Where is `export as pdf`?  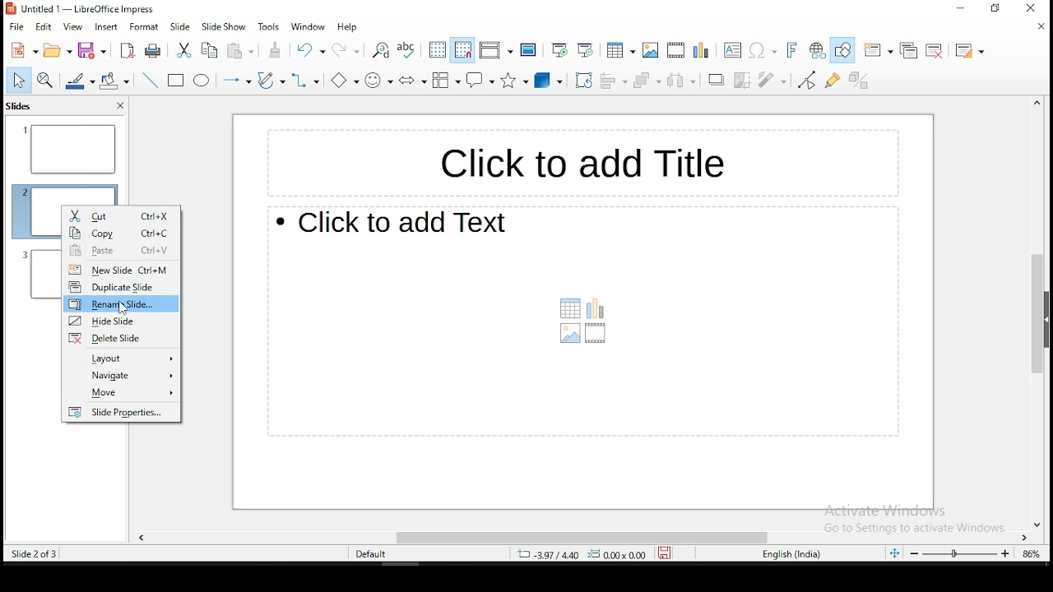 export as pdf is located at coordinates (128, 53).